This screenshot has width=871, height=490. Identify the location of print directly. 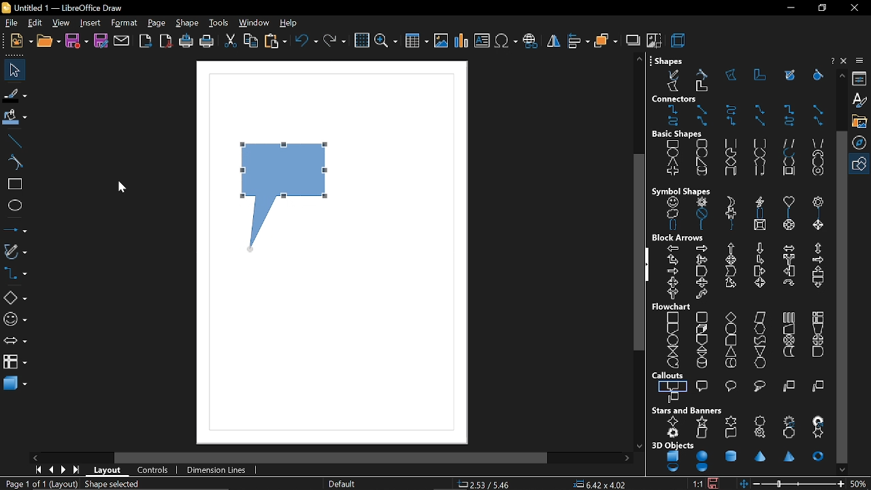
(186, 42).